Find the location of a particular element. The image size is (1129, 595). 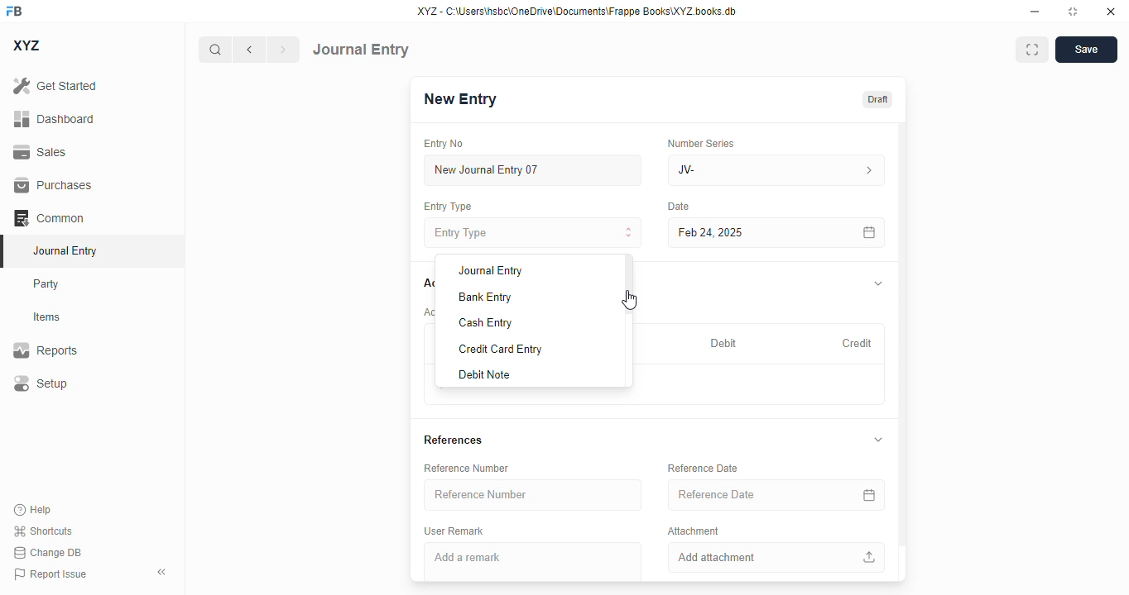

calendar icon is located at coordinates (868, 495).